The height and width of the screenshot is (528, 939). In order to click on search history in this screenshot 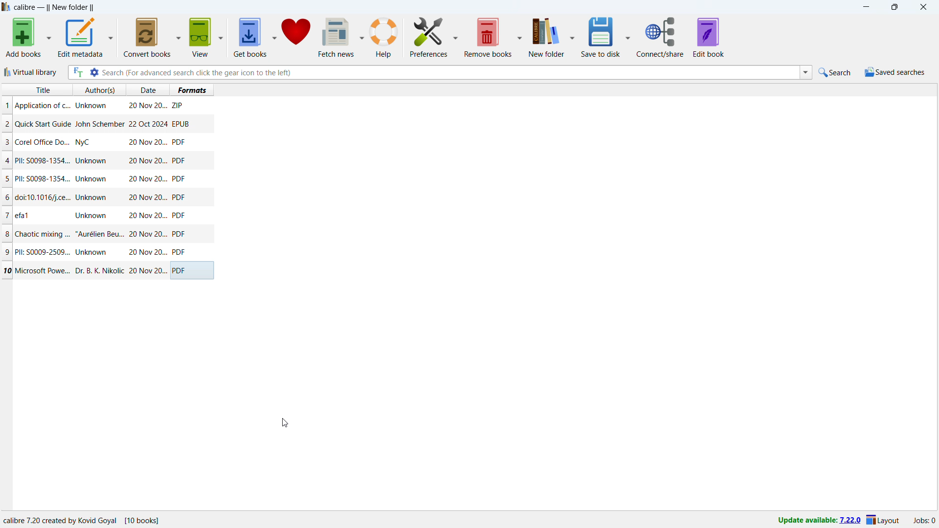, I will do `click(805, 73)`.